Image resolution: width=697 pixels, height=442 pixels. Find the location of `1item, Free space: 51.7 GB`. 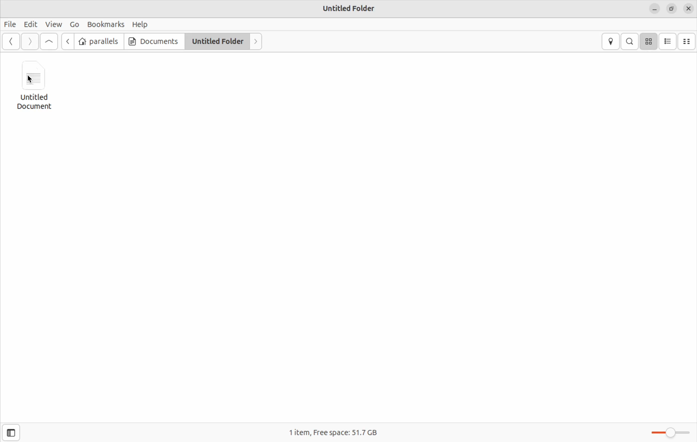

1item, Free space: 51.7 GB is located at coordinates (335, 430).